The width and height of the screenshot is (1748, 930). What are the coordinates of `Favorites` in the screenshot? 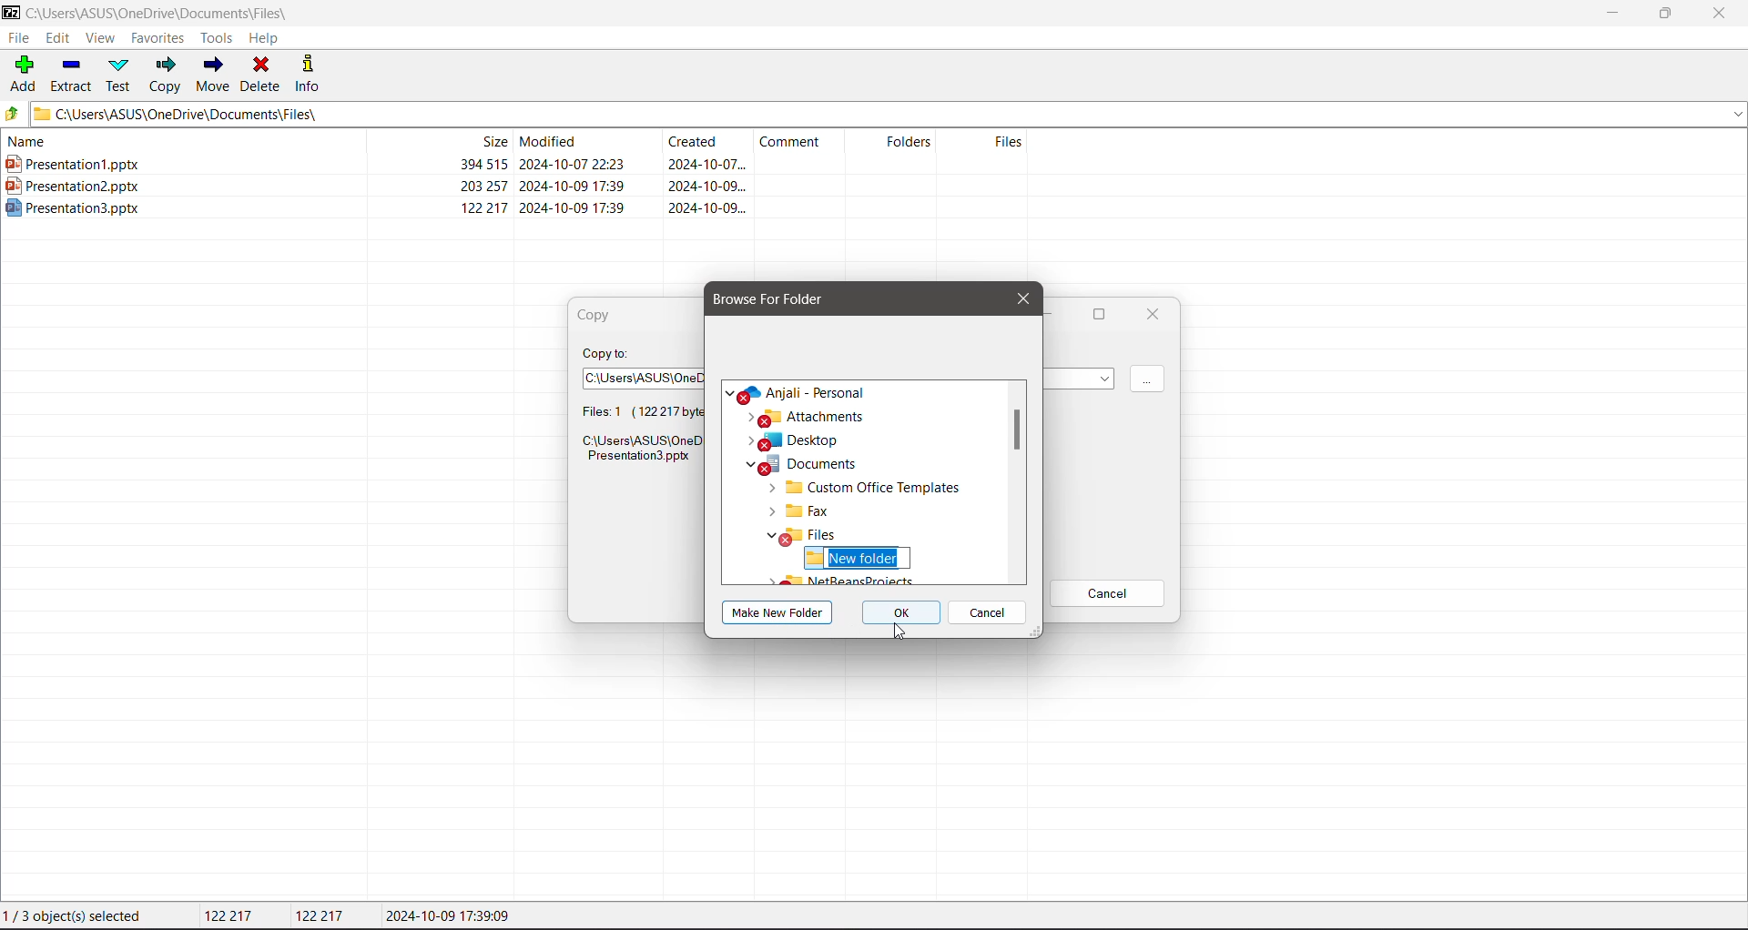 It's located at (158, 37).